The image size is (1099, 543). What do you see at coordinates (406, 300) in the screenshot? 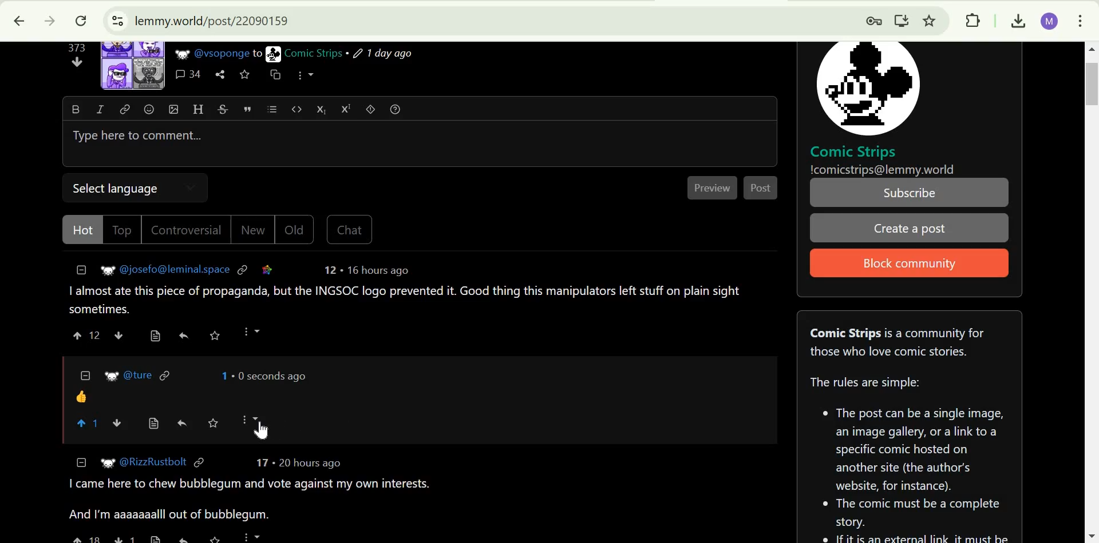
I see `Comment` at bounding box center [406, 300].